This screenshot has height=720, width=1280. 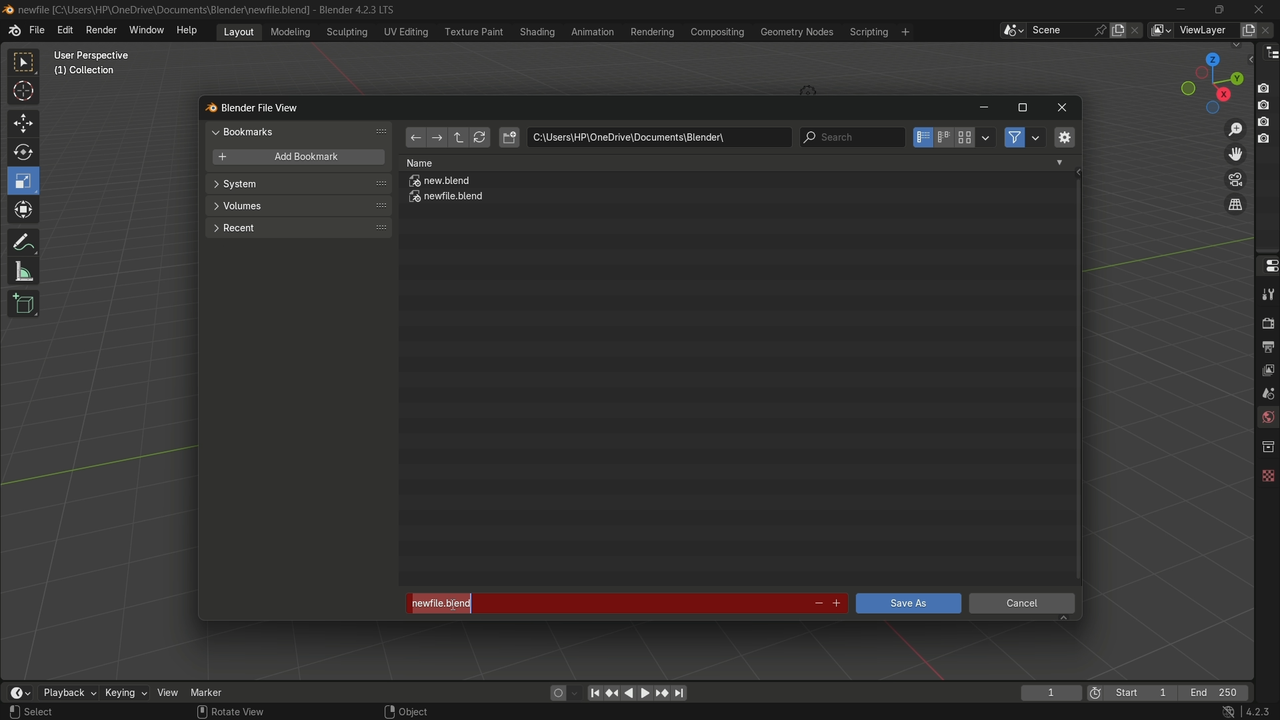 I want to click on jump to keyframe, so click(x=613, y=691).